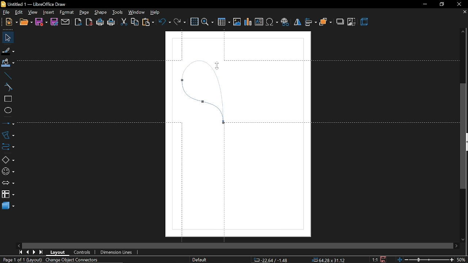 Image resolution: width=468 pixels, height=263 pixels. What do you see at coordinates (117, 12) in the screenshot?
I see `tools` at bounding box center [117, 12].